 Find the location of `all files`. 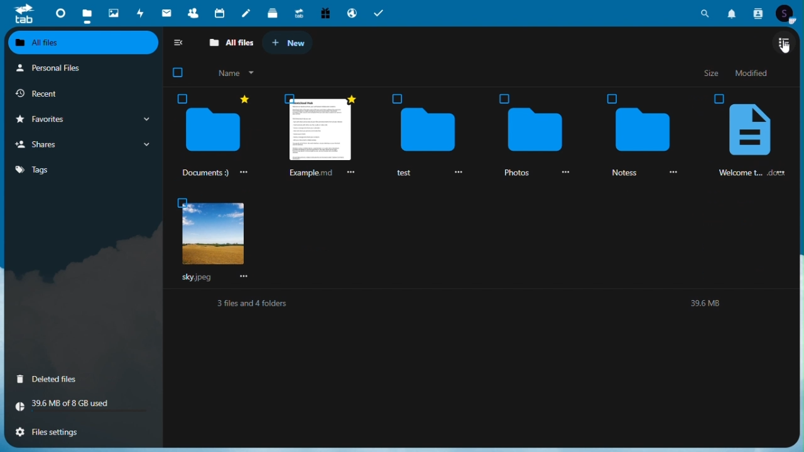

all files is located at coordinates (229, 41).